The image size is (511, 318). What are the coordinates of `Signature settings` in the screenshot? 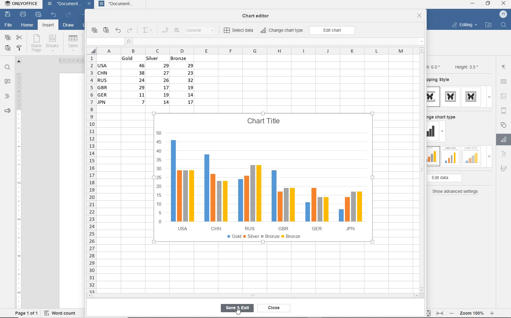 It's located at (503, 170).